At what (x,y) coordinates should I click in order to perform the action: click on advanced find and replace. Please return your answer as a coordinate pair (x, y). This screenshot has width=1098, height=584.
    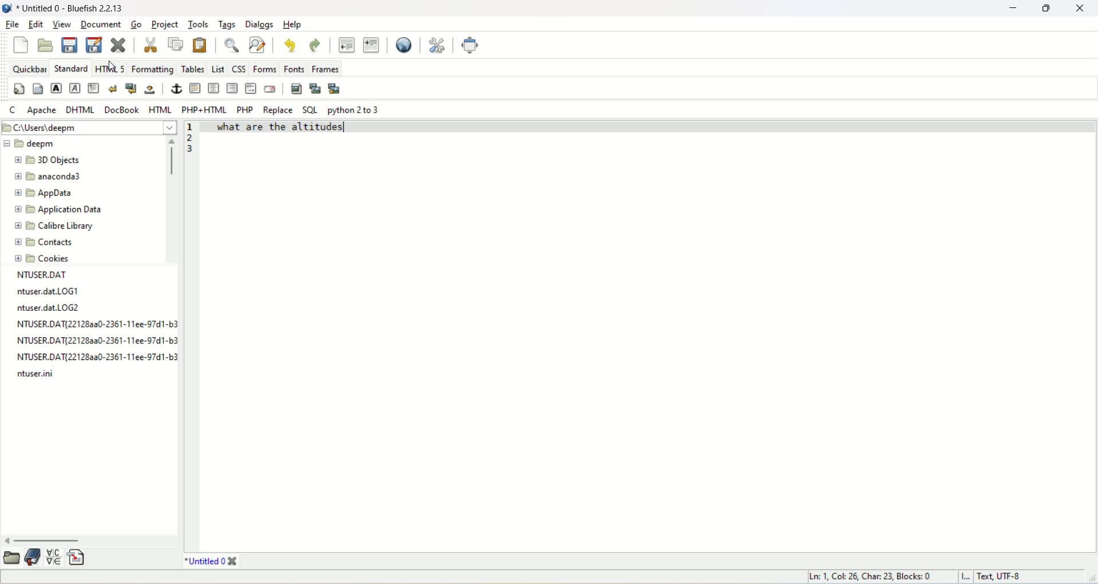
    Looking at the image, I should click on (259, 45).